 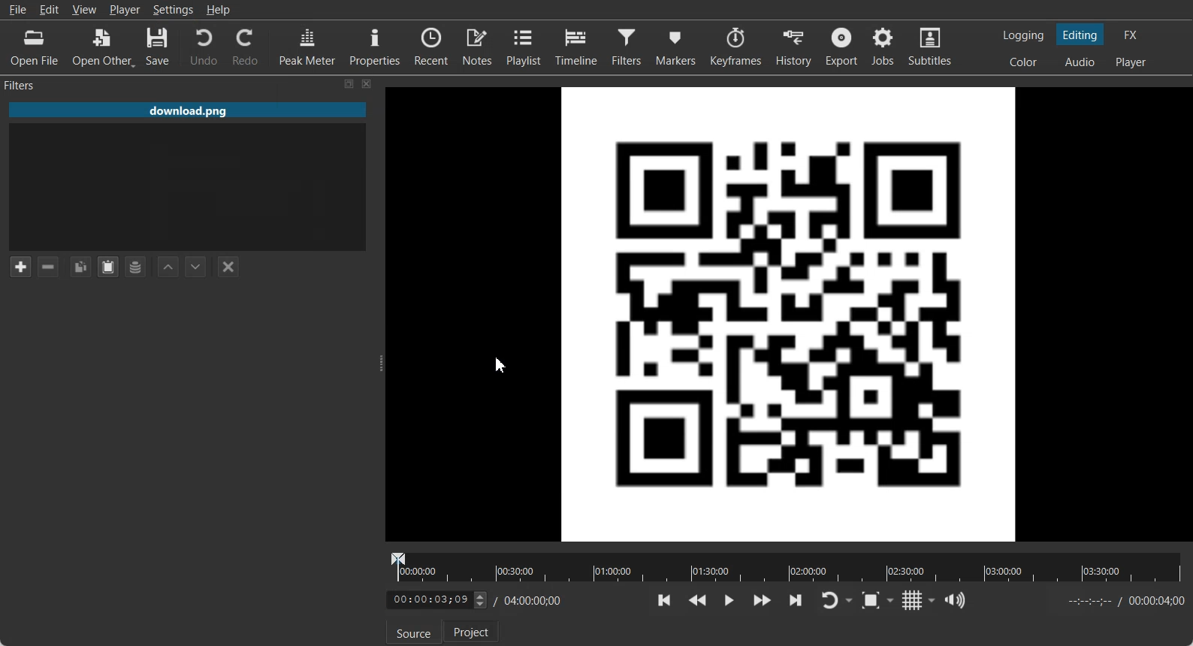 What do you see at coordinates (791, 313) in the screenshot?
I see `File preview window` at bounding box center [791, 313].